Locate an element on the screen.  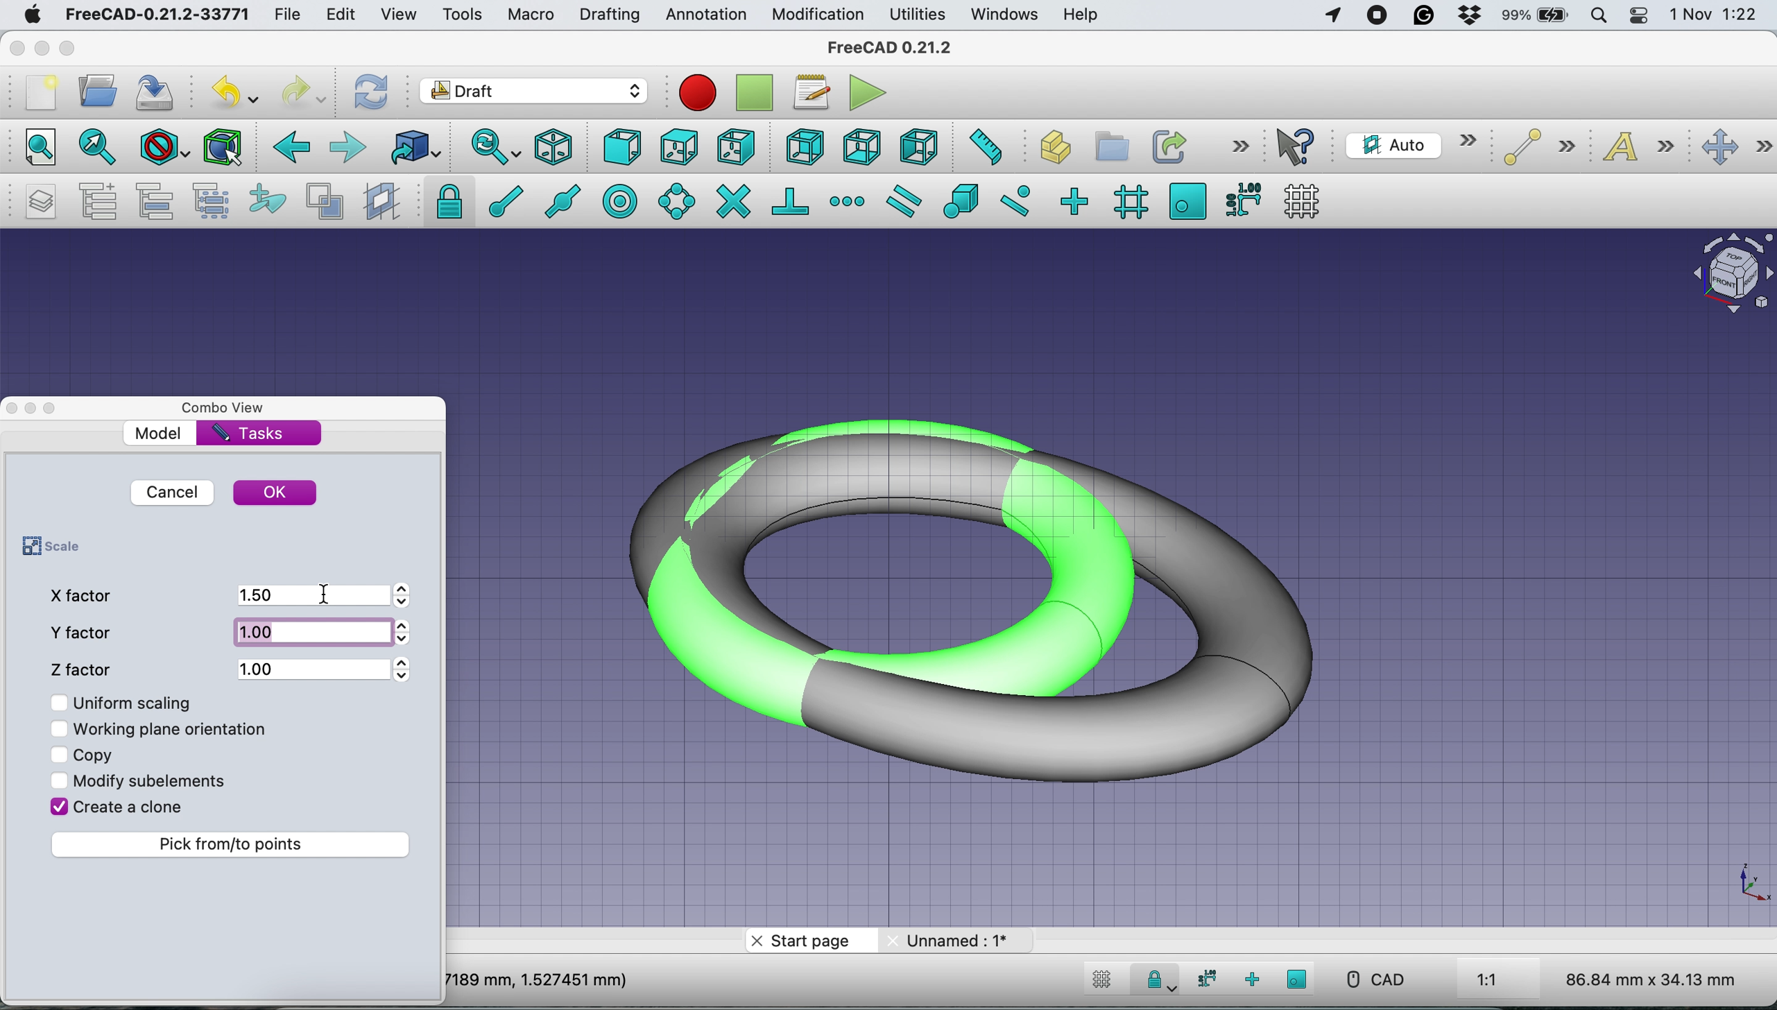
select group is located at coordinates (216, 201).